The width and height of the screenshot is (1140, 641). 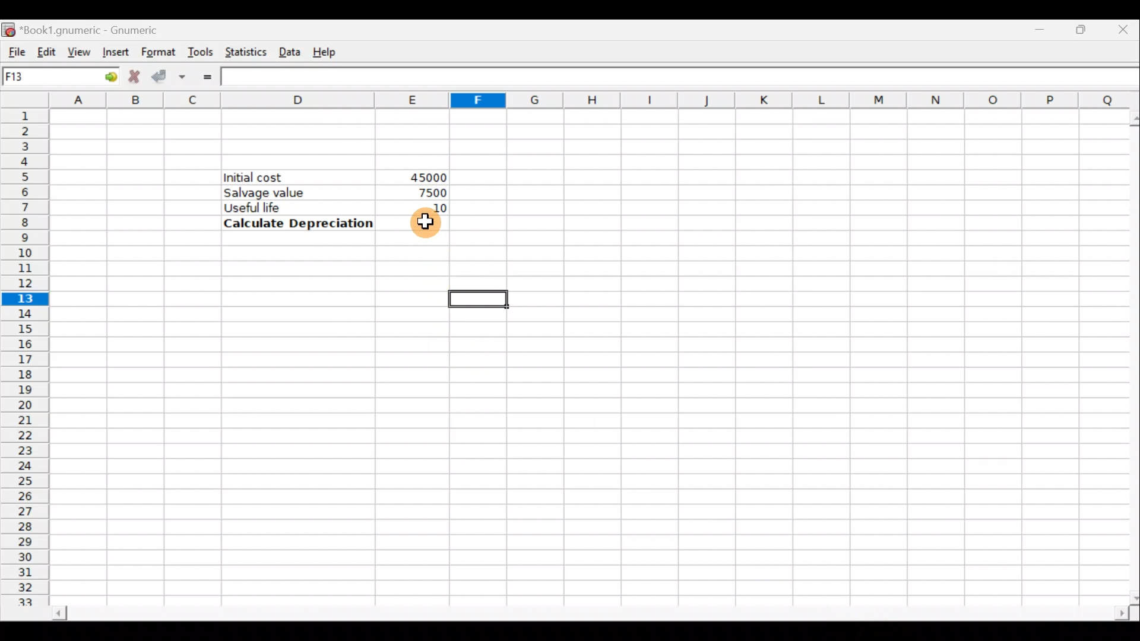 I want to click on Columns, so click(x=589, y=99).